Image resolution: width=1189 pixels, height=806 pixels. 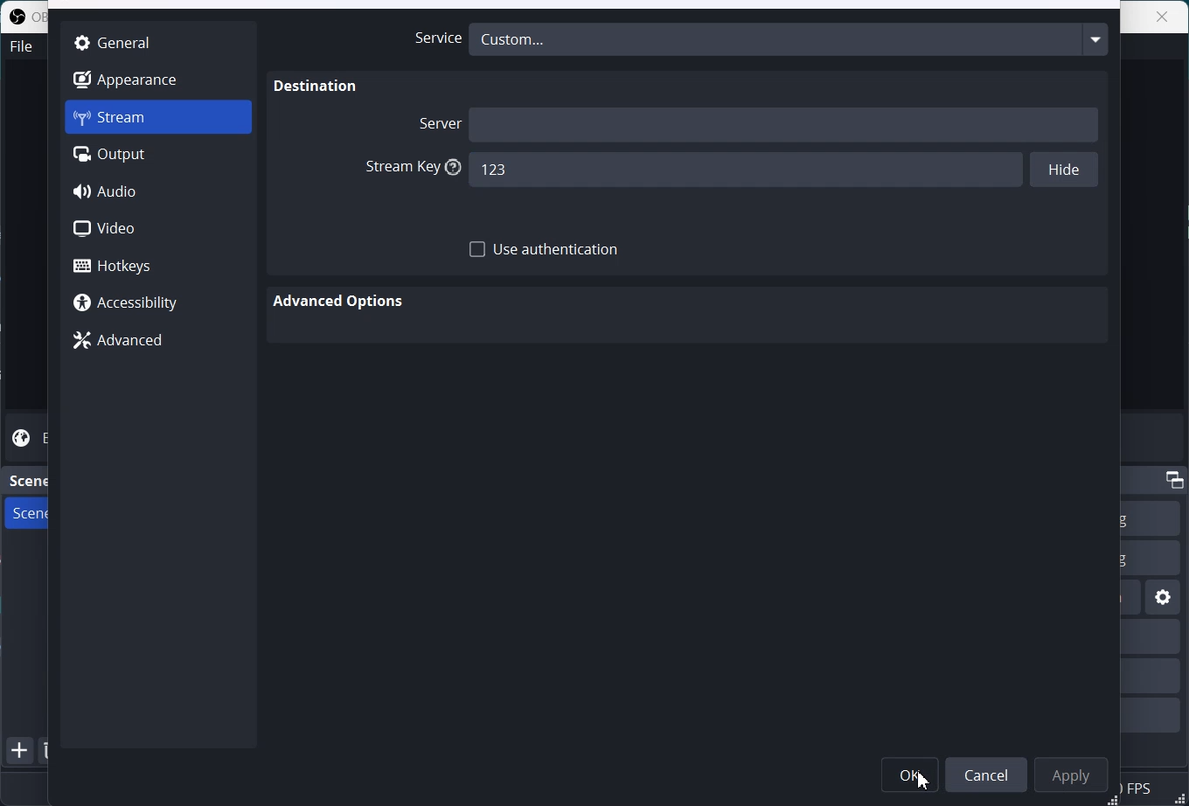 What do you see at coordinates (910, 772) in the screenshot?
I see `OK` at bounding box center [910, 772].